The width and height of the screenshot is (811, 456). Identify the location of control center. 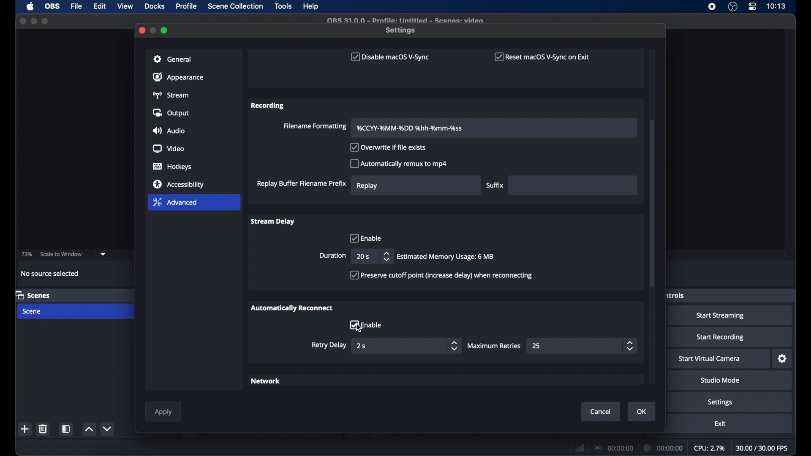
(752, 7).